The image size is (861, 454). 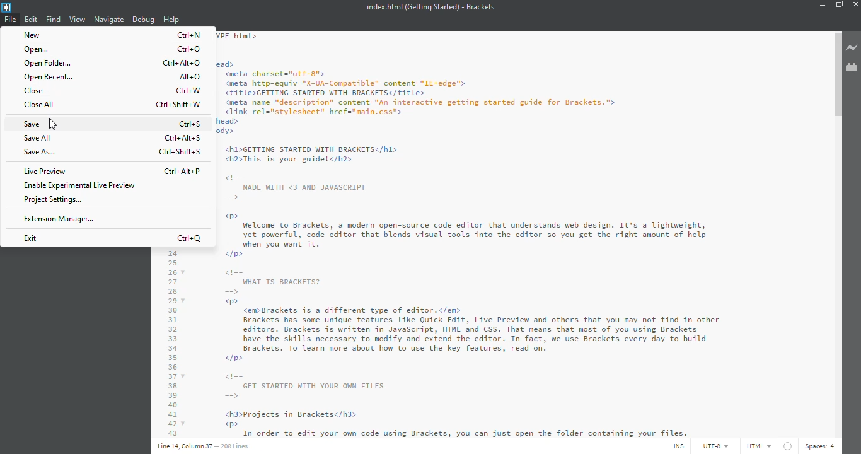 I want to click on file, so click(x=10, y=20).